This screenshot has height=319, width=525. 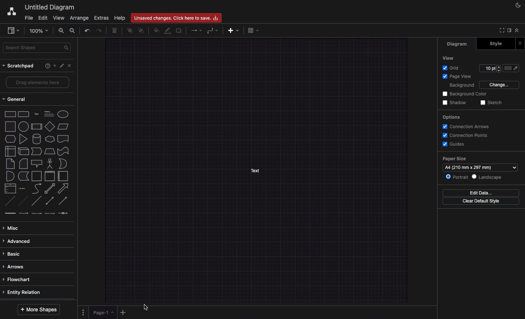 I want to click on Unsaved changes. click here to save., so click(x=176, y=18).